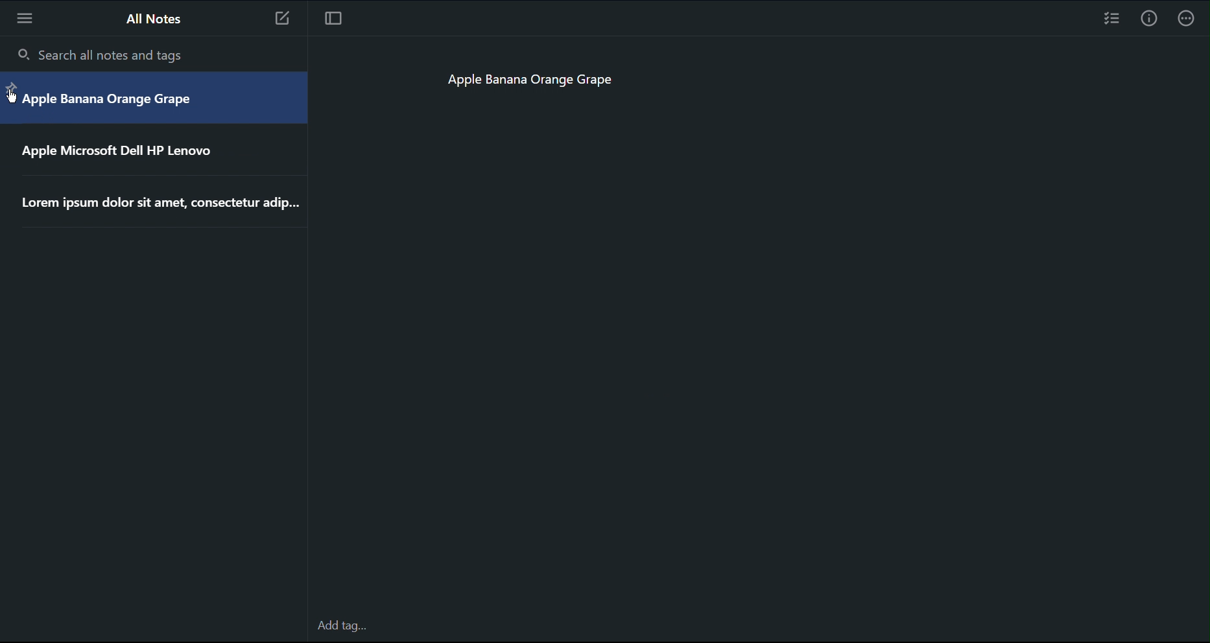  Describe the element at coordinates (10, 94) in the screenshot. I see `Cursor` at that location.